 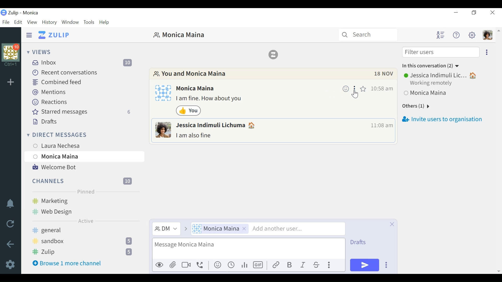 I want to click on Ellipsis, so click(x=330, y=266).